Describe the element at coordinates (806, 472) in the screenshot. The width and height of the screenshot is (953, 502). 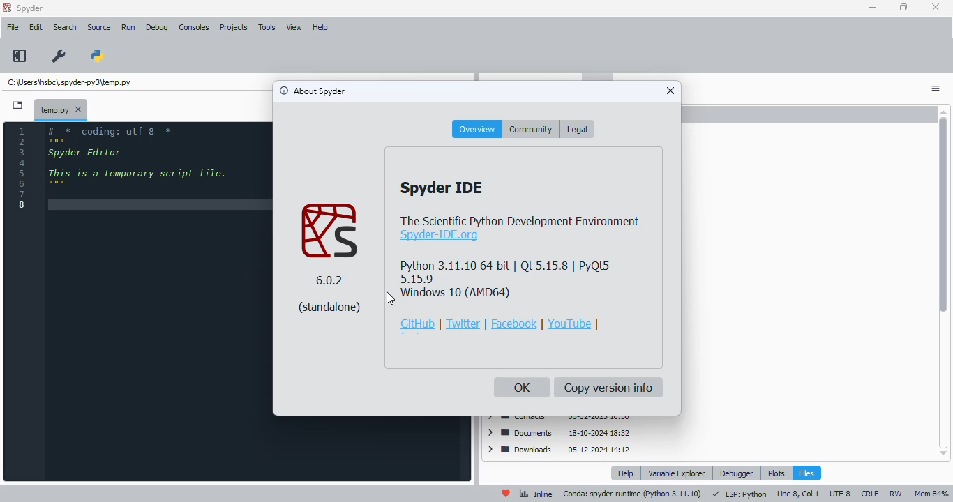
I see `files` at that location.